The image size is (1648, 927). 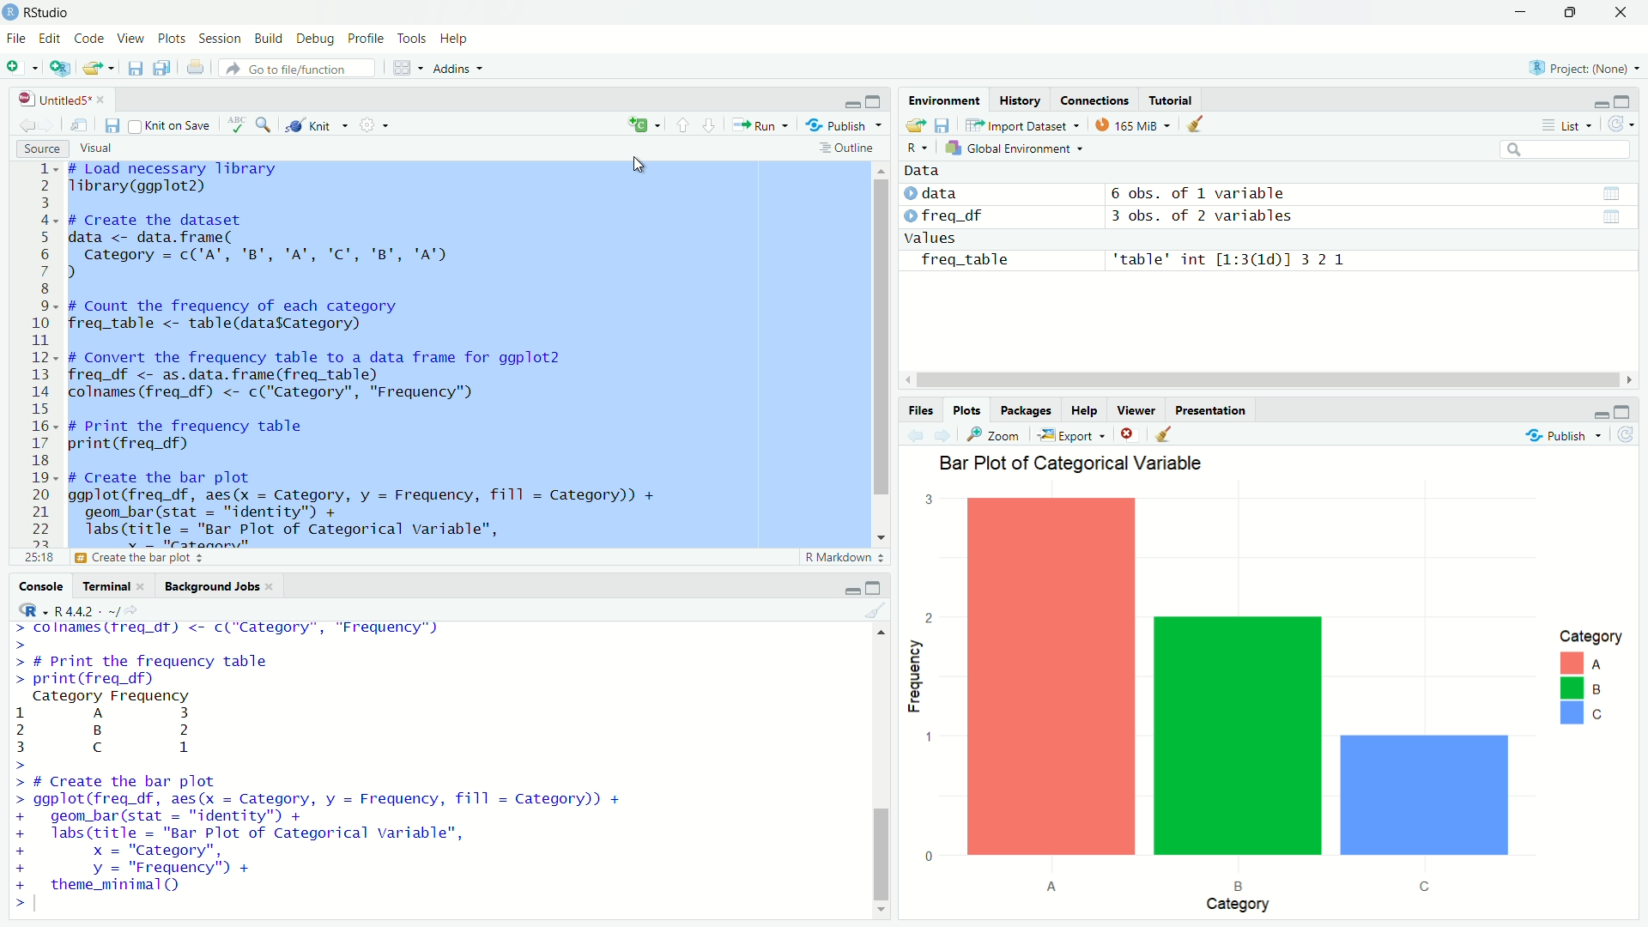 I want to click on file, so click(x=14, y=39).